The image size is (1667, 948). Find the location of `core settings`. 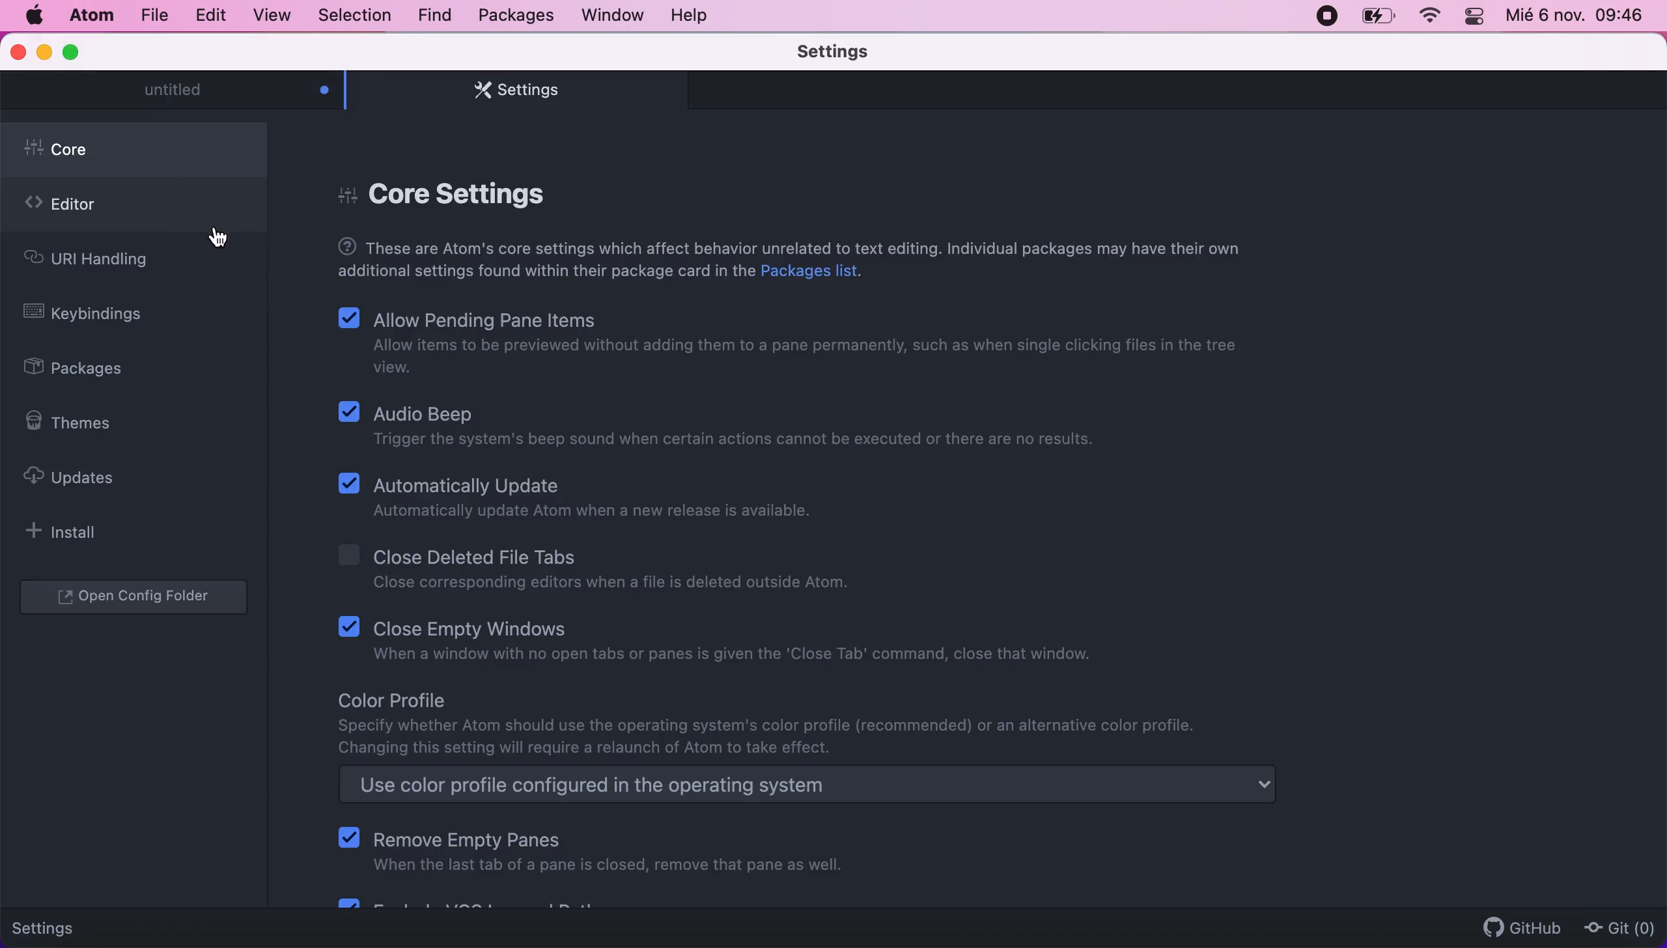

core settings is located at coordinates (453, 188).